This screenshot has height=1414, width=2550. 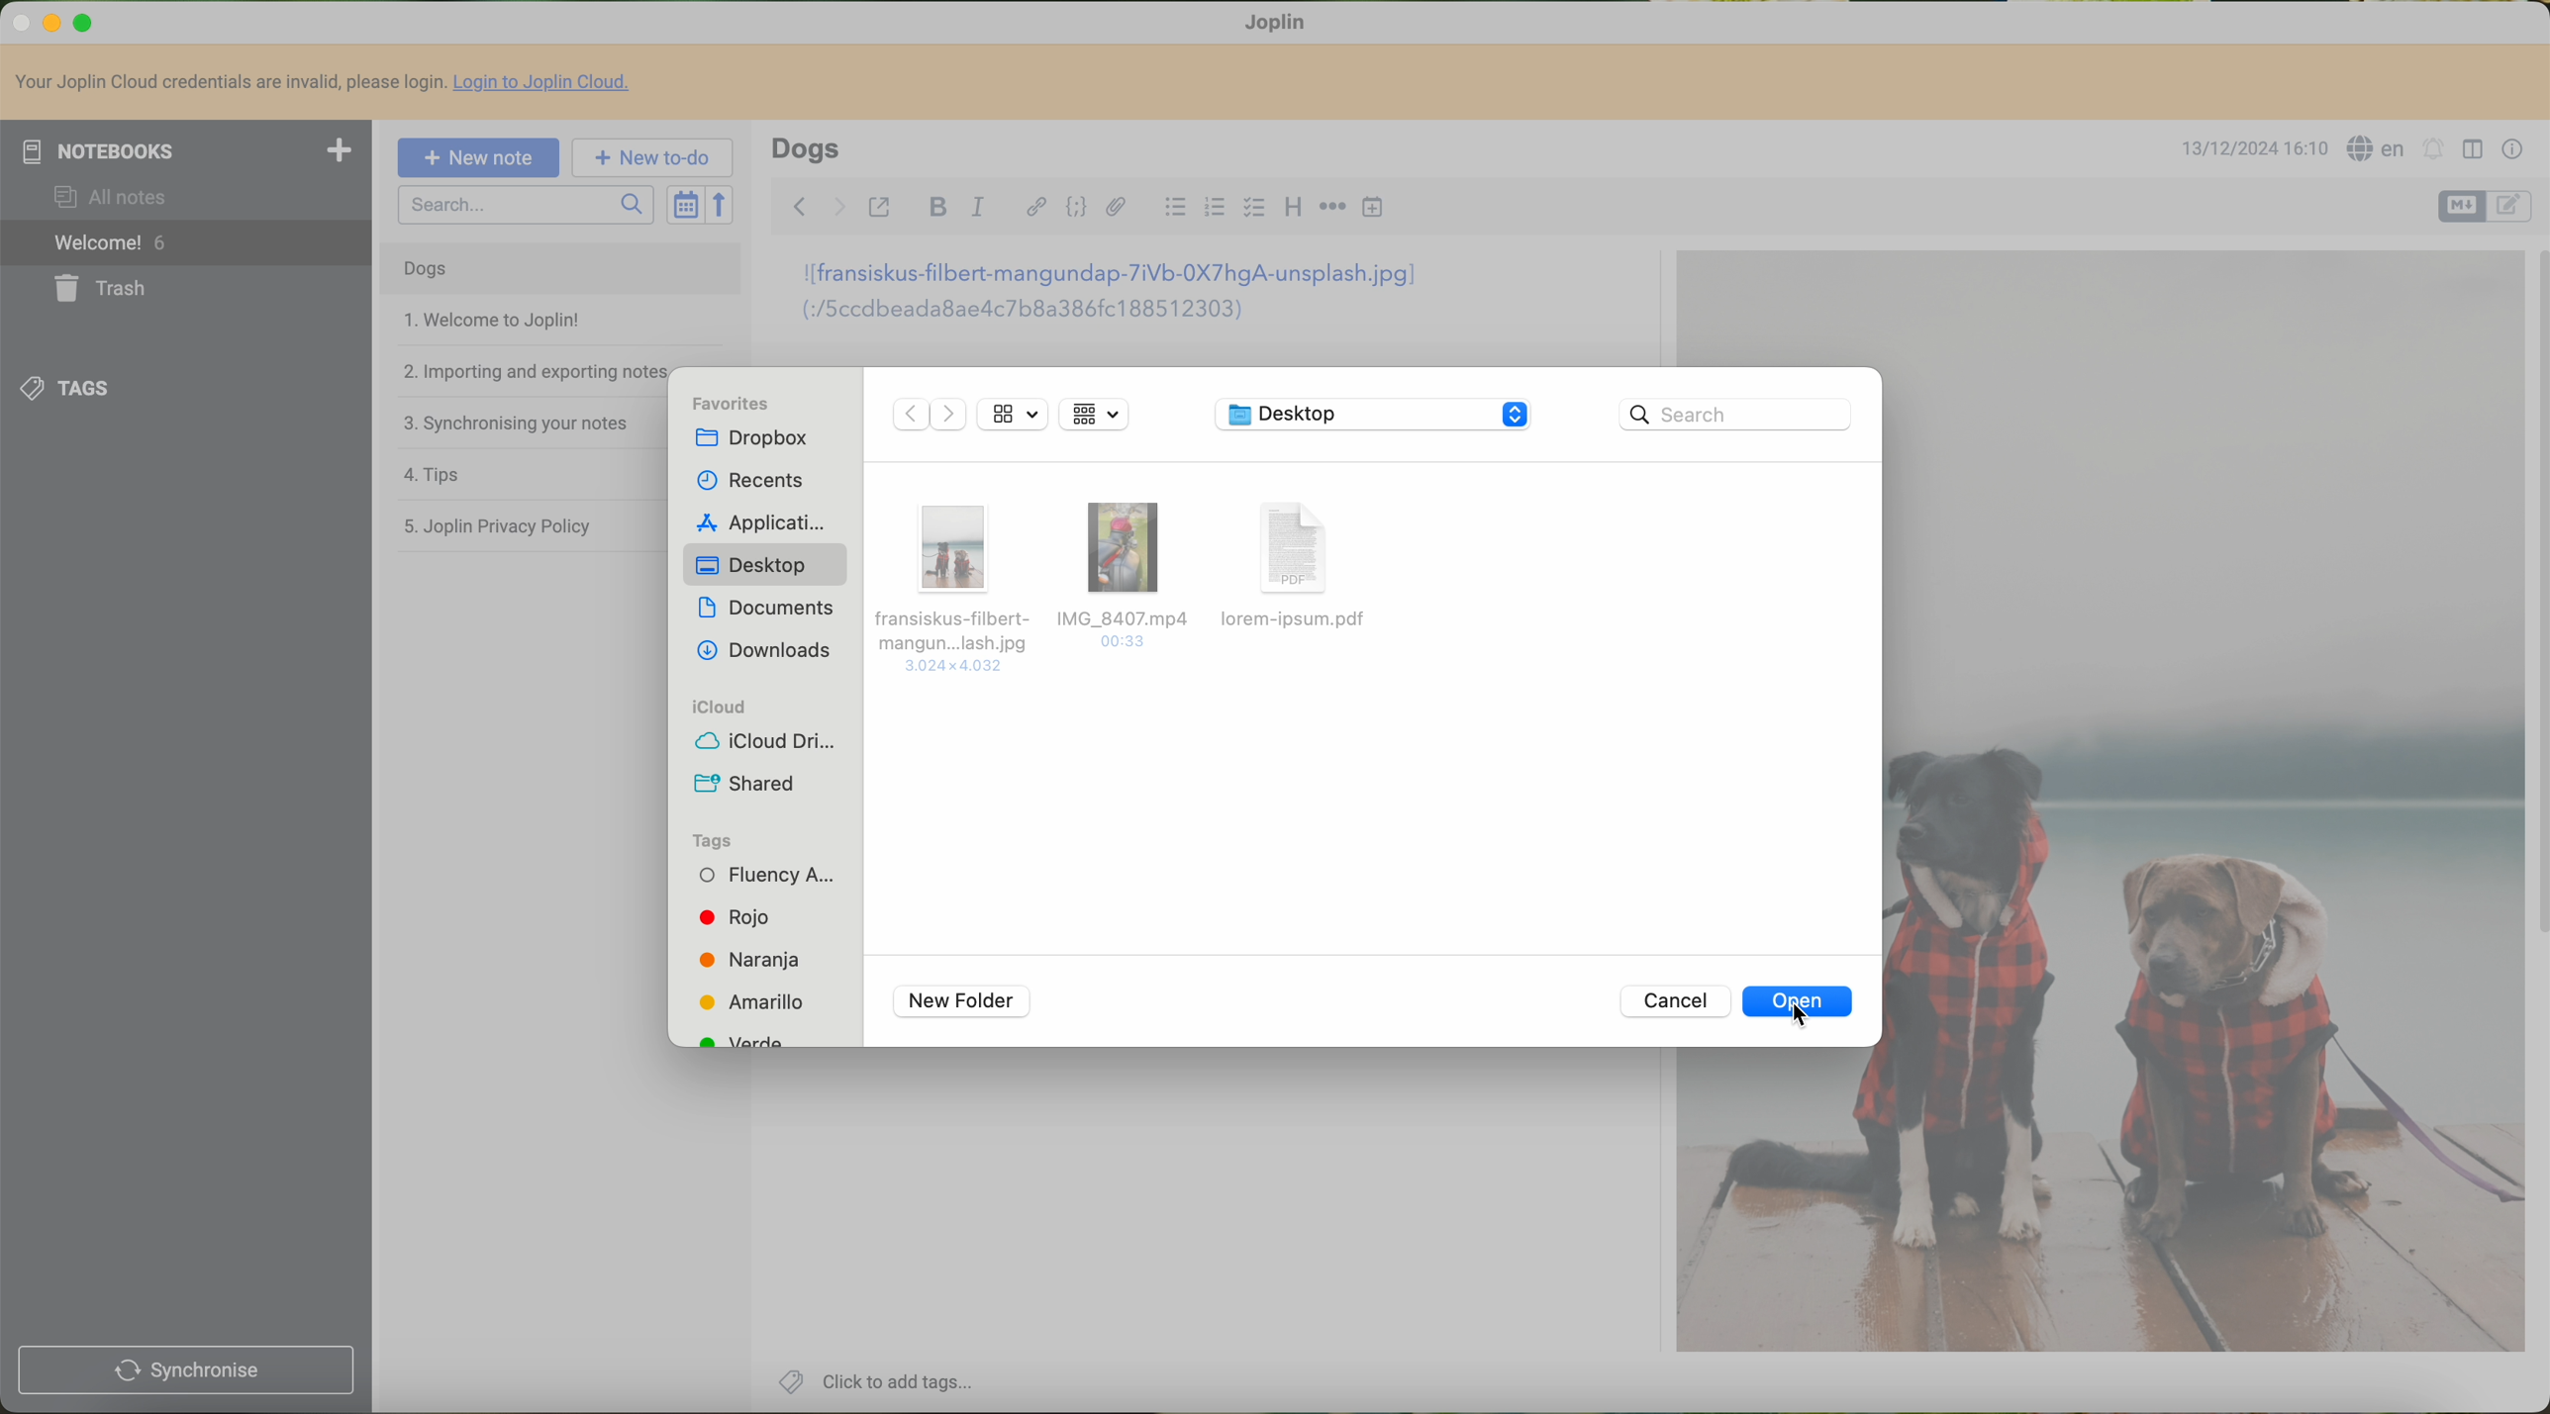 I want to click on welcome, so click(x=186, y=245).